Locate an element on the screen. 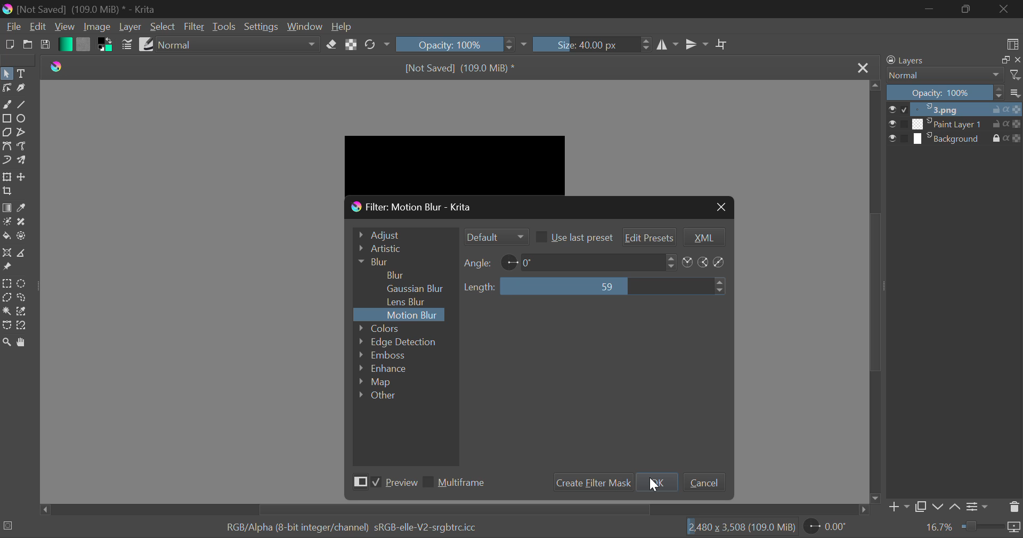 The height and width of the screenshot is (538, 1023). Eraser is located at coordinates (332, 44).